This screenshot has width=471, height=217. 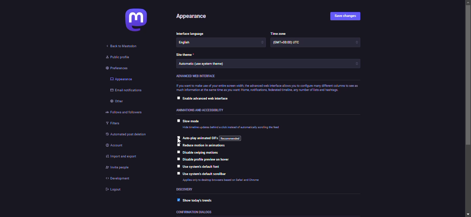 I want to click on click to select, so click(x=178, y=151).